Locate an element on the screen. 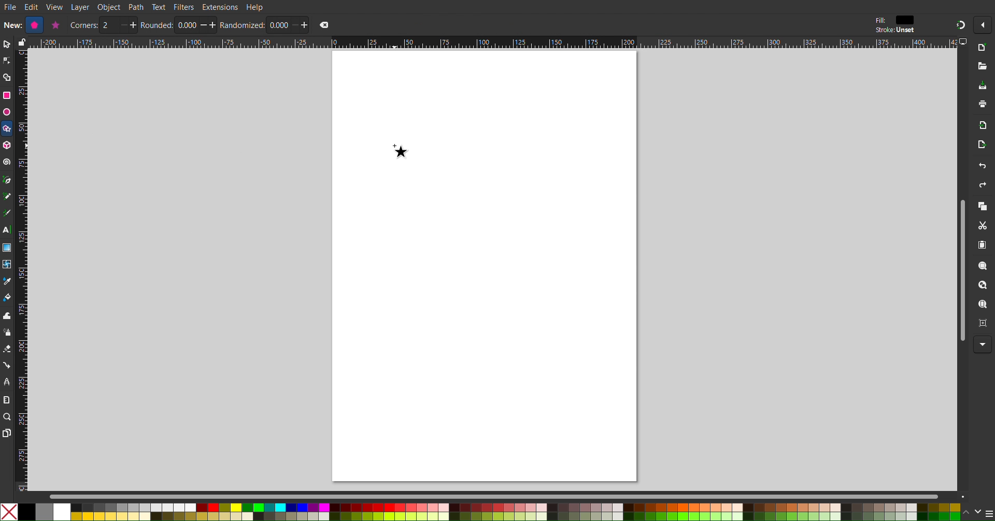 This screenshot has width=995, height=521. New is located at coordinates (984, 48).